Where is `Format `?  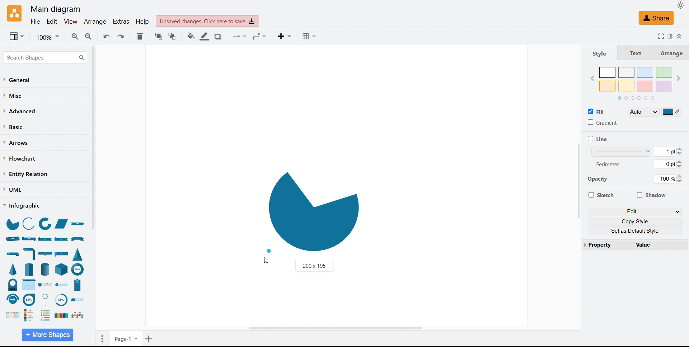 Format  is located at coordinates (670, 36).